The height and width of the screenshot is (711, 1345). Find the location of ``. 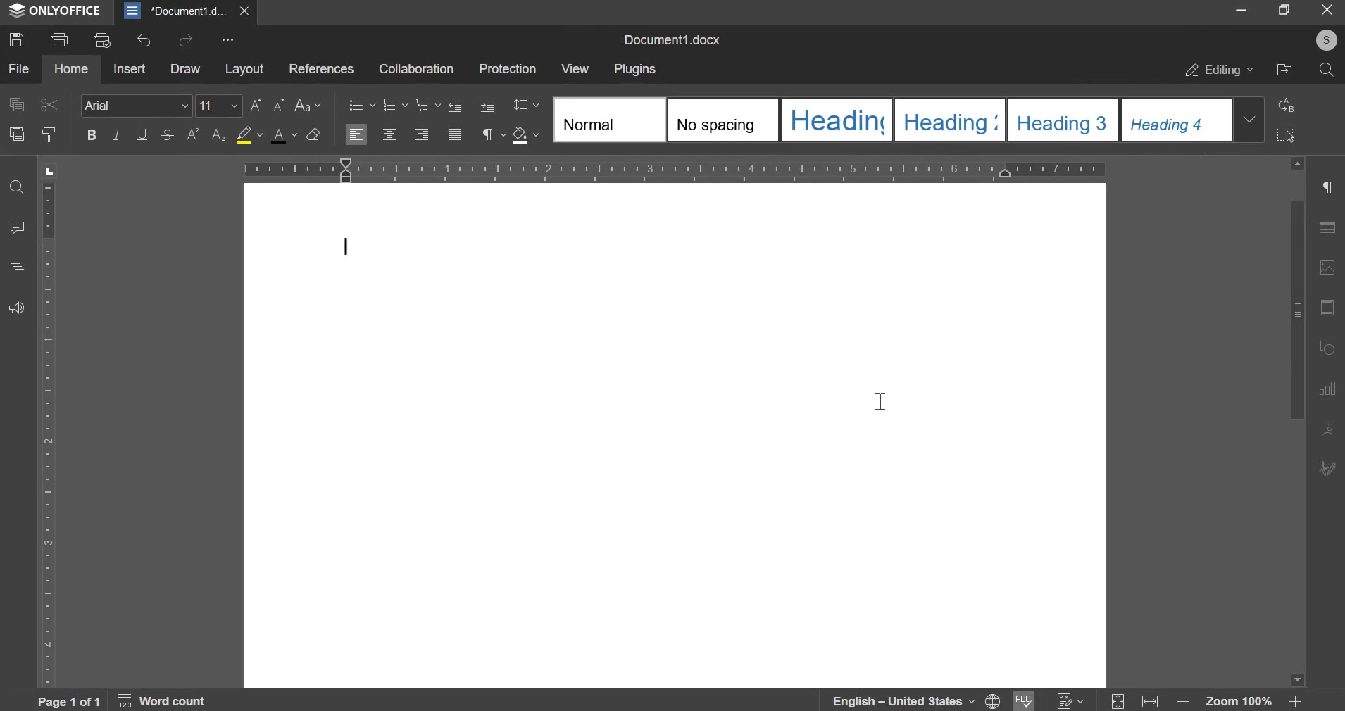

 is located at coordinates (316, 135).